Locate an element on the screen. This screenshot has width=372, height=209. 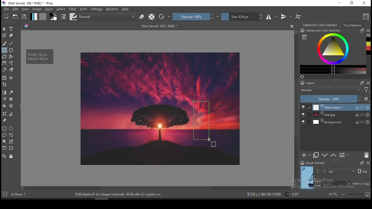
polygon selection tool is located at coordinates (3, 135).